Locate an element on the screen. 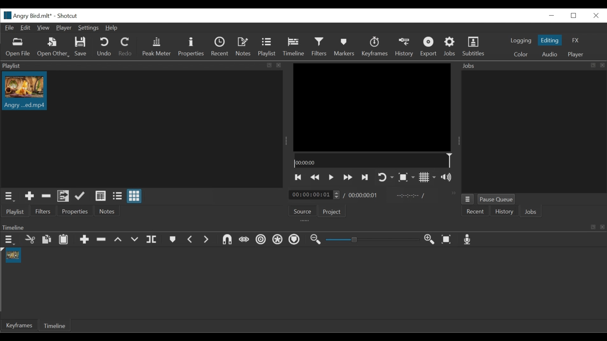 The height and width of the screenshot is (341, 607). Recent is located at coordinates (477, 212).